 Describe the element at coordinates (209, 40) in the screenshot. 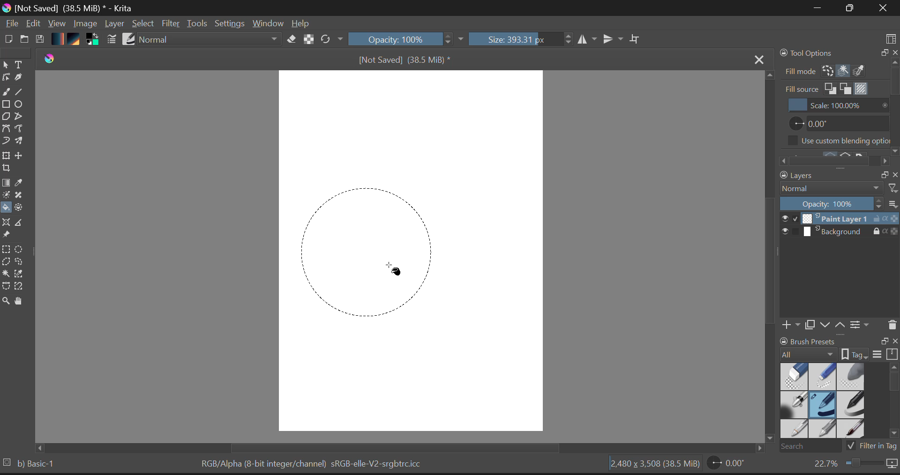

I see `Blending Mode` at that location.